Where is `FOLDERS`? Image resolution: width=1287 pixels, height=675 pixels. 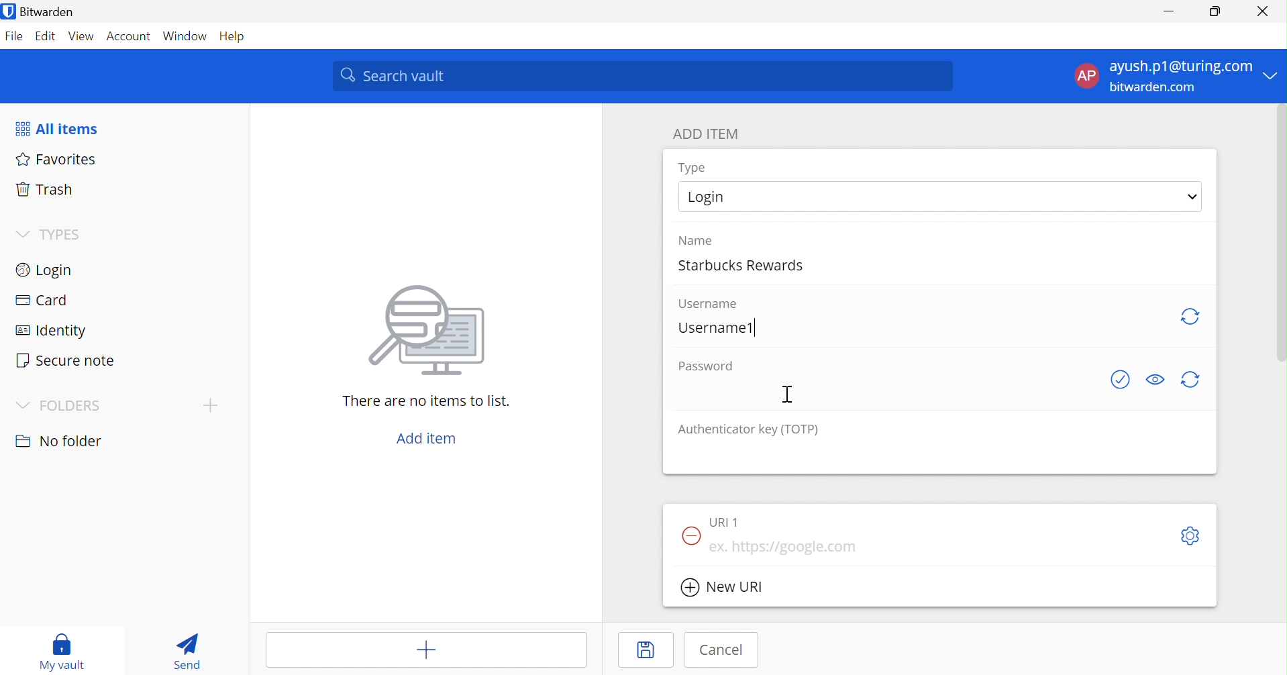
FOLDERS is located at coordinates (71, 407).